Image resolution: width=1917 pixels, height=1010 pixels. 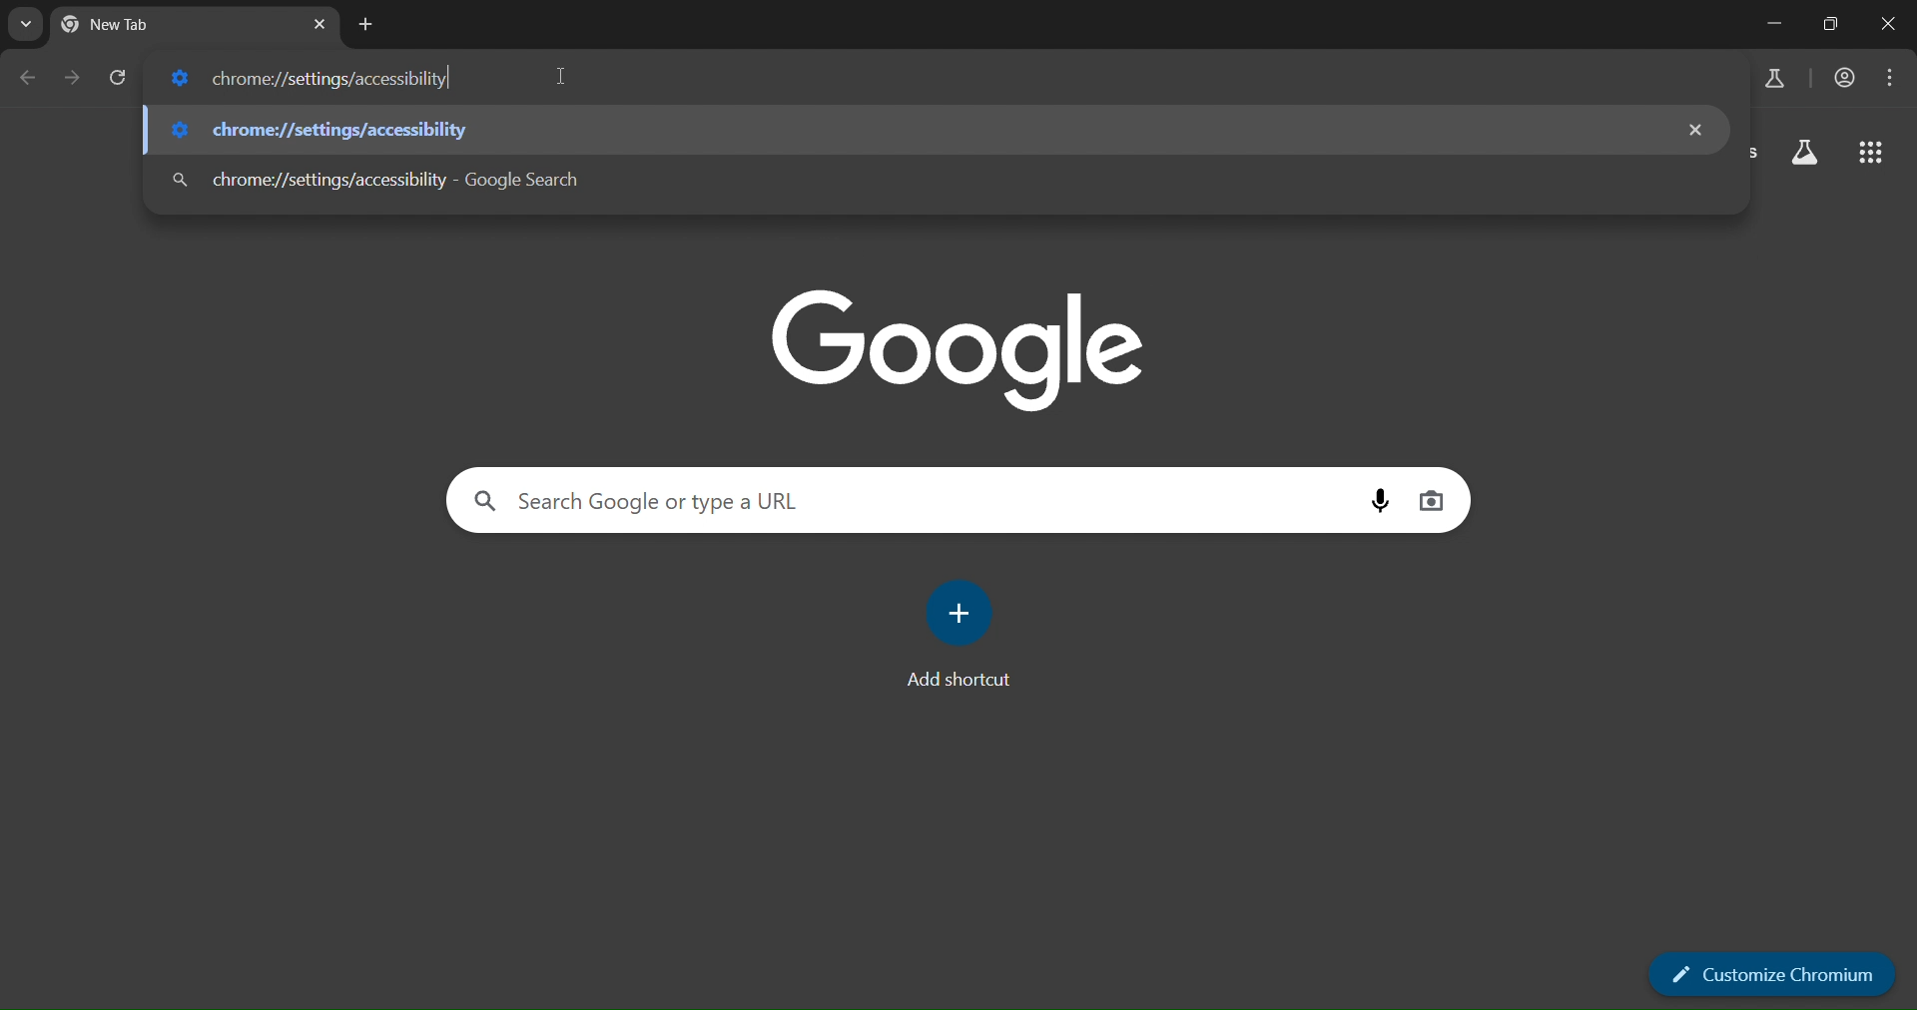 I want to click on reload page, so click(x=118, y=81).